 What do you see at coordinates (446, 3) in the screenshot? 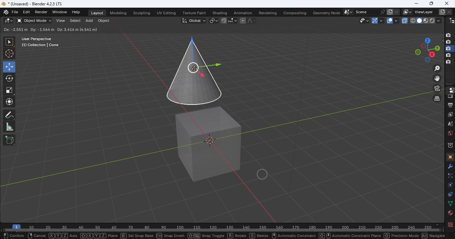
I see `close` at bounding box center [446, 3].